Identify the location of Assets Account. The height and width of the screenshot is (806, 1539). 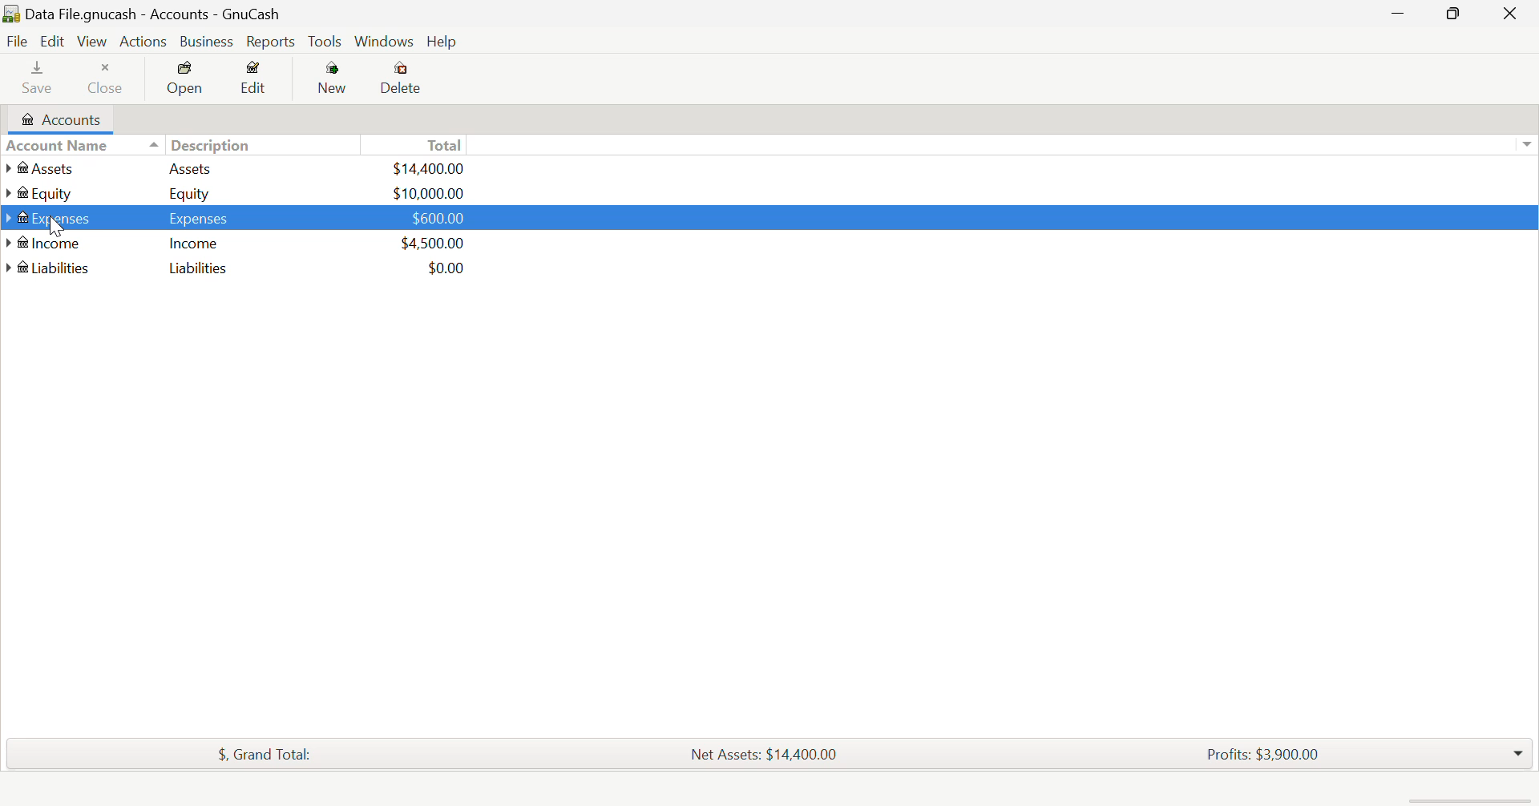
(39, 170).